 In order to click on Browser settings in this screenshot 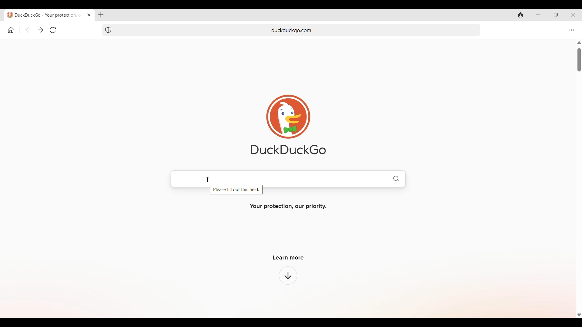, I will do `click(571, 30)`.